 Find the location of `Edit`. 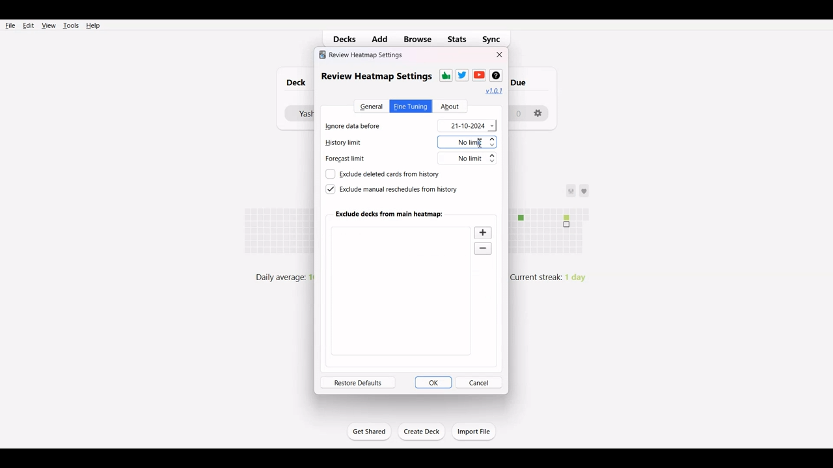

Edit is located at coordinates (28, 25).